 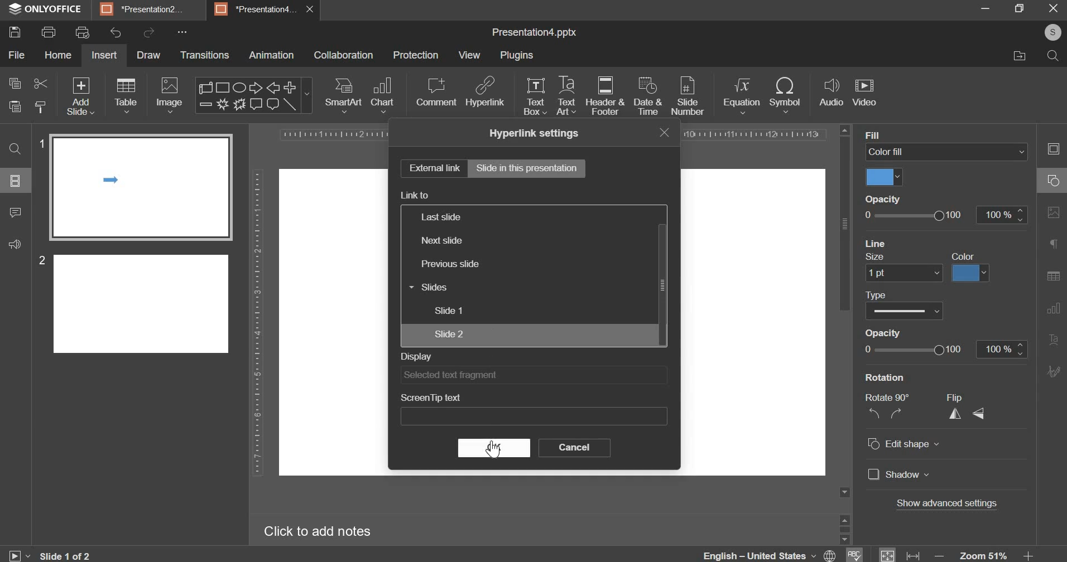 What do you see at coordinates (669, 133) in the screenshot?
I see `close` at bounding box center [669, 133].